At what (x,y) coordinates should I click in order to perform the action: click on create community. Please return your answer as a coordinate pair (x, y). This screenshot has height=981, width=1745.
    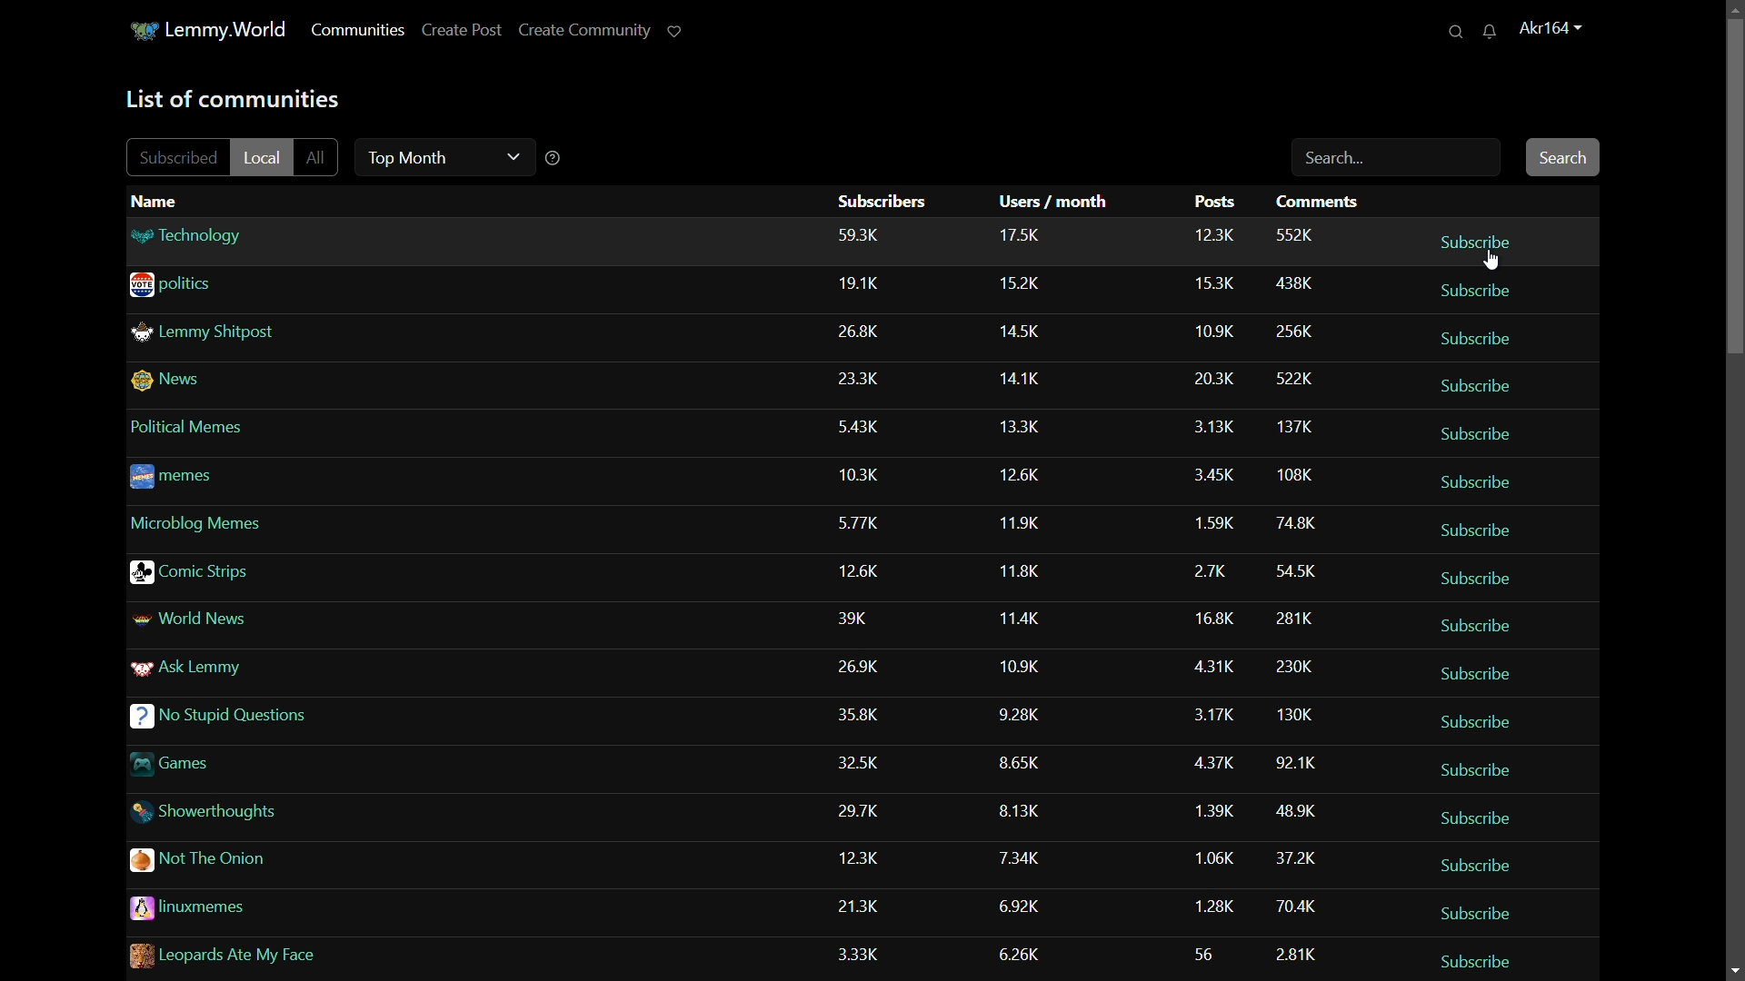
    Looking at the image, I should click on (582, 29).